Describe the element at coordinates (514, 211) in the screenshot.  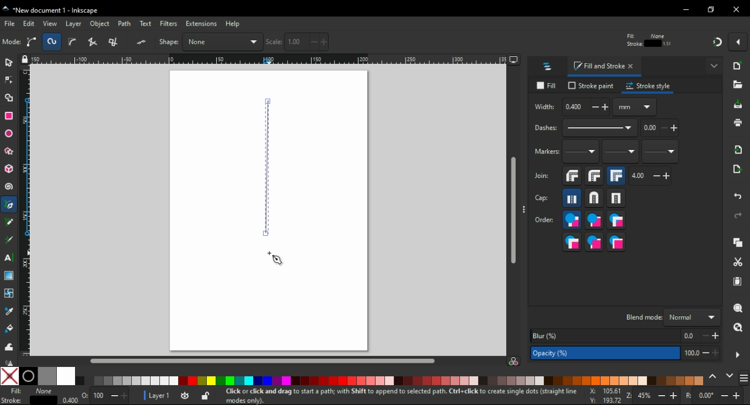
I see `scroll bar` at that location.